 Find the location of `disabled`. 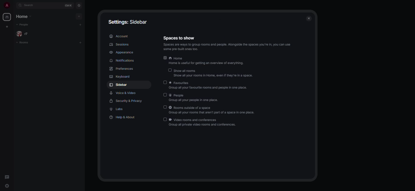

disabled is located at coordinates (165, 95).